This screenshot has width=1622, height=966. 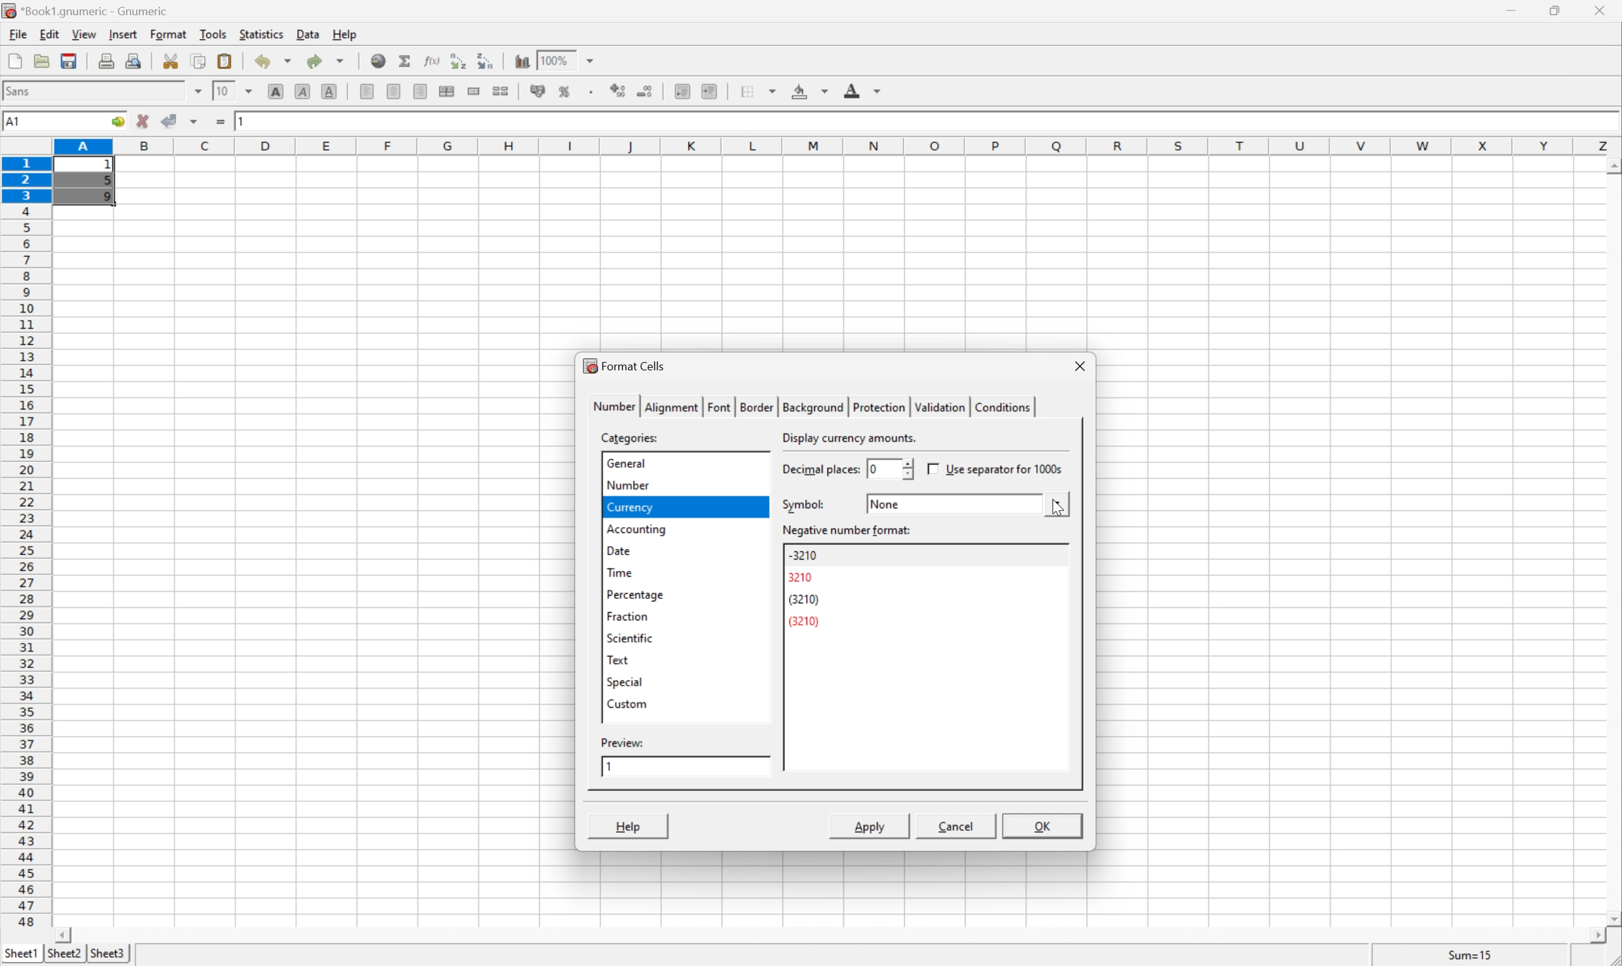 What do you see at coordinates (803, 577) in the screenshot?
I see `3210` at bounding box center [803, 577].